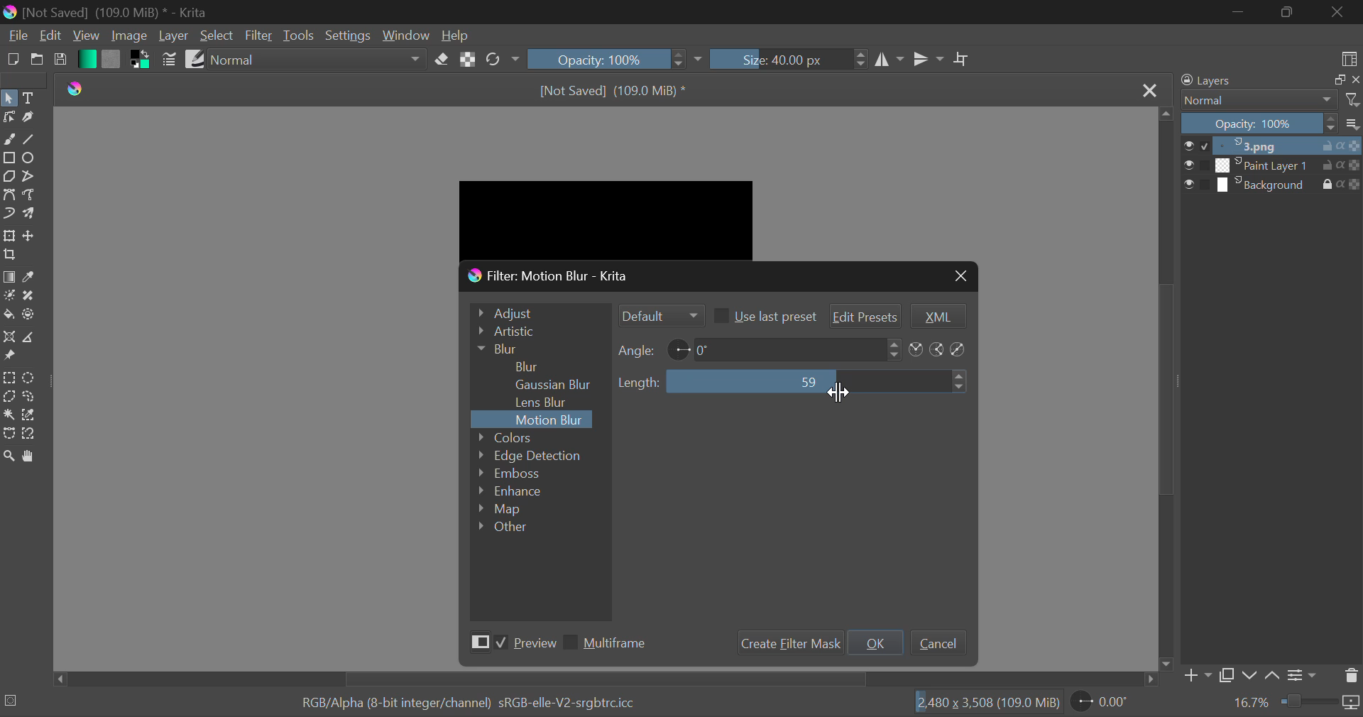 Image resolution: width=1363 pixels, height=717 pixels. What do you see at coordinates (51, 35) in the screenshot?
I see `Edit` at bounding box center [51, 35].